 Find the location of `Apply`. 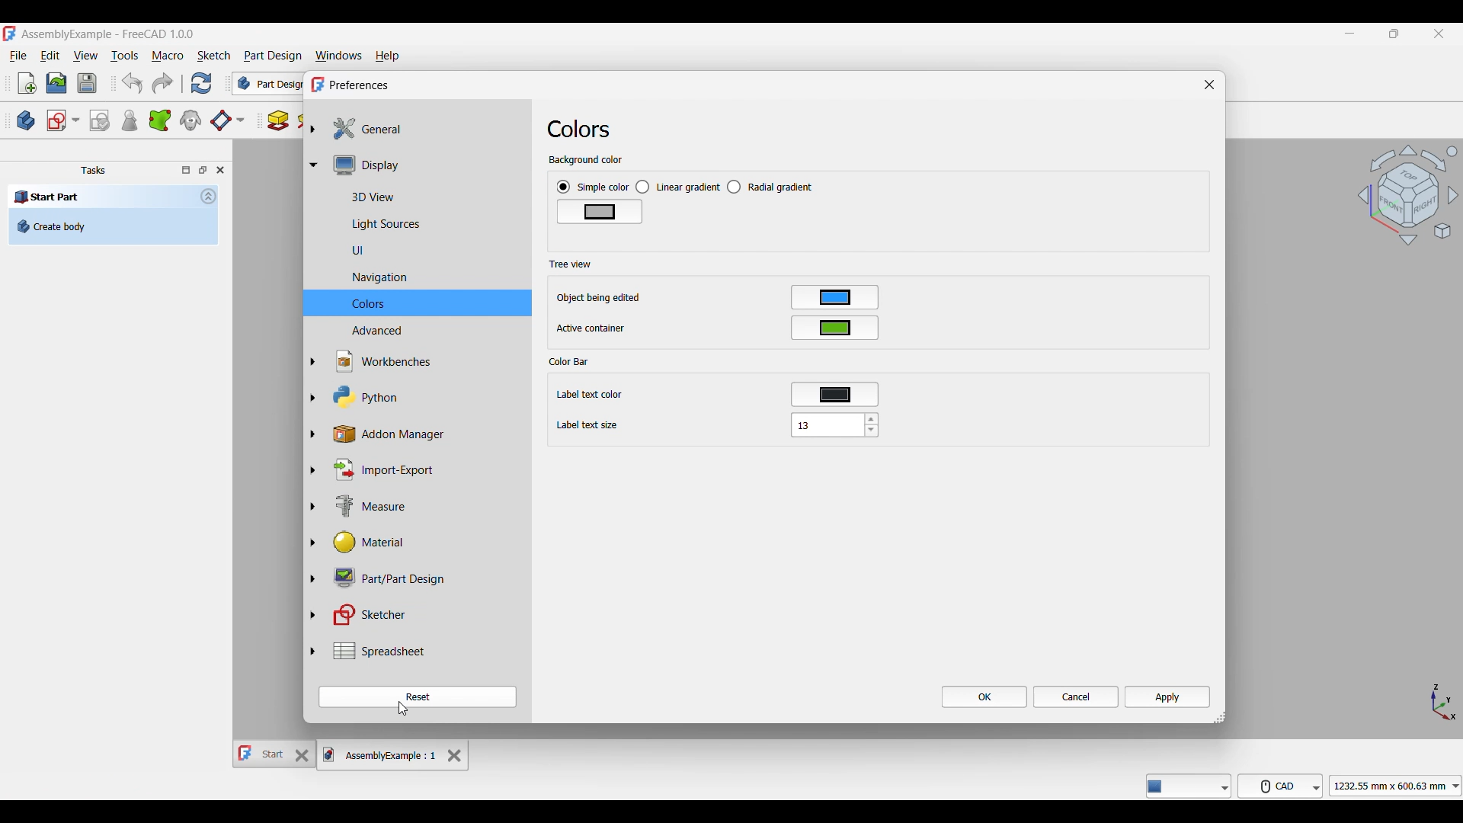

Apply is located at coordinates (1167, 697).